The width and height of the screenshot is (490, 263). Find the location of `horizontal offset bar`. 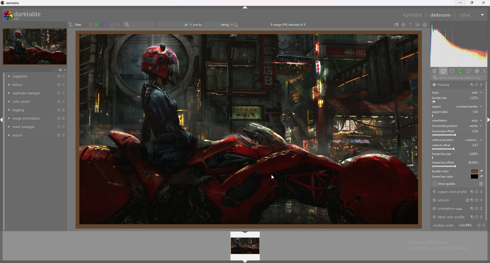

horizontal offset bar is located at coordinates (455, 135).